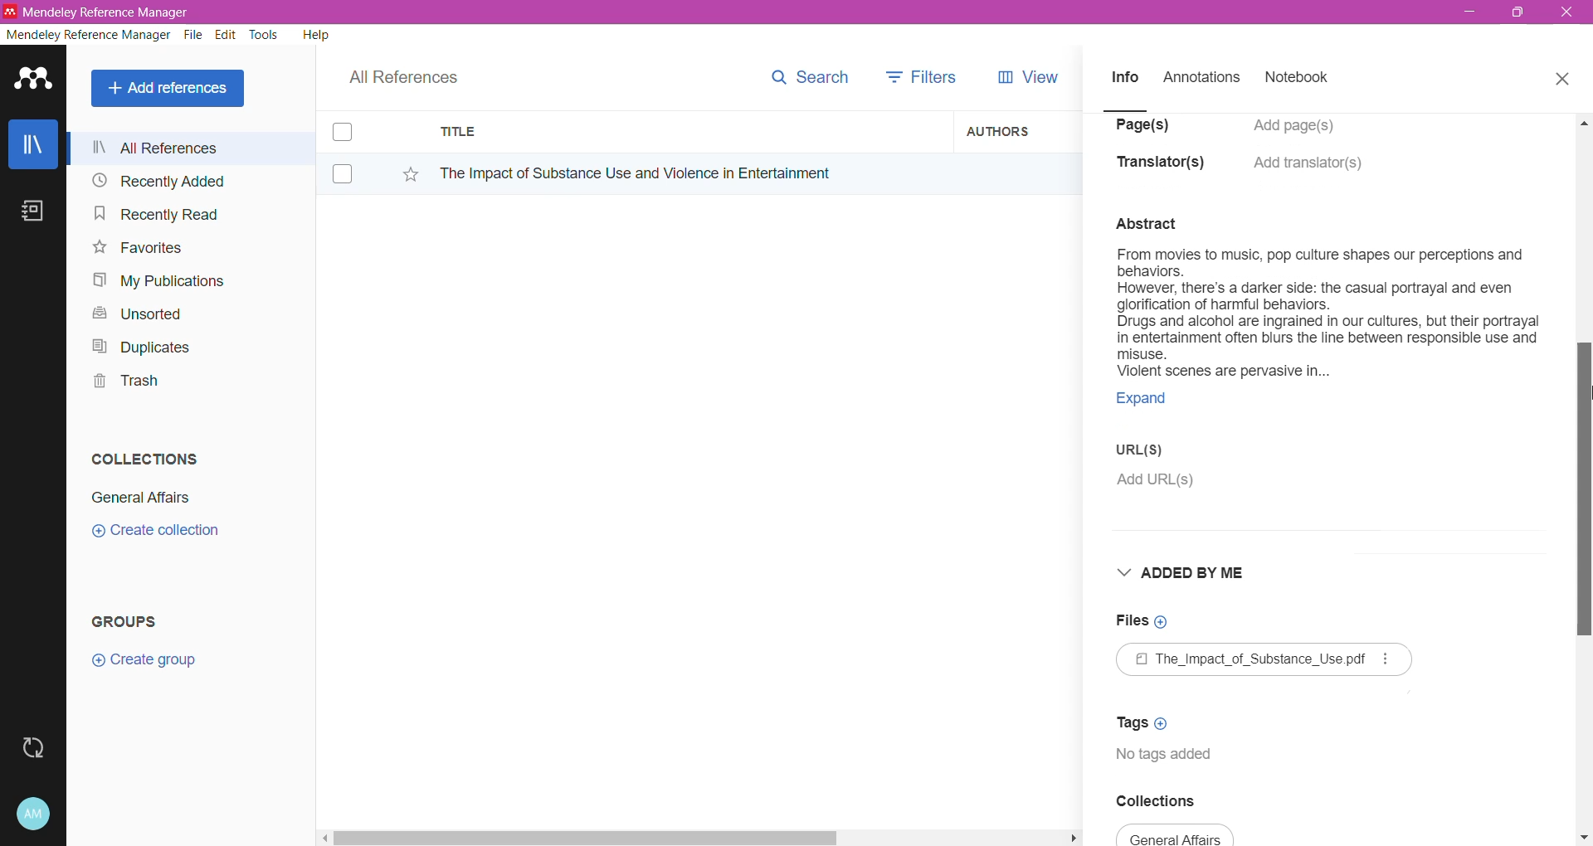 The image size is (1593, 846). What do you see at coordinates (155, 533) in the screenshot?
I see `Click to Create Collection` at bounding box center [155, 533].